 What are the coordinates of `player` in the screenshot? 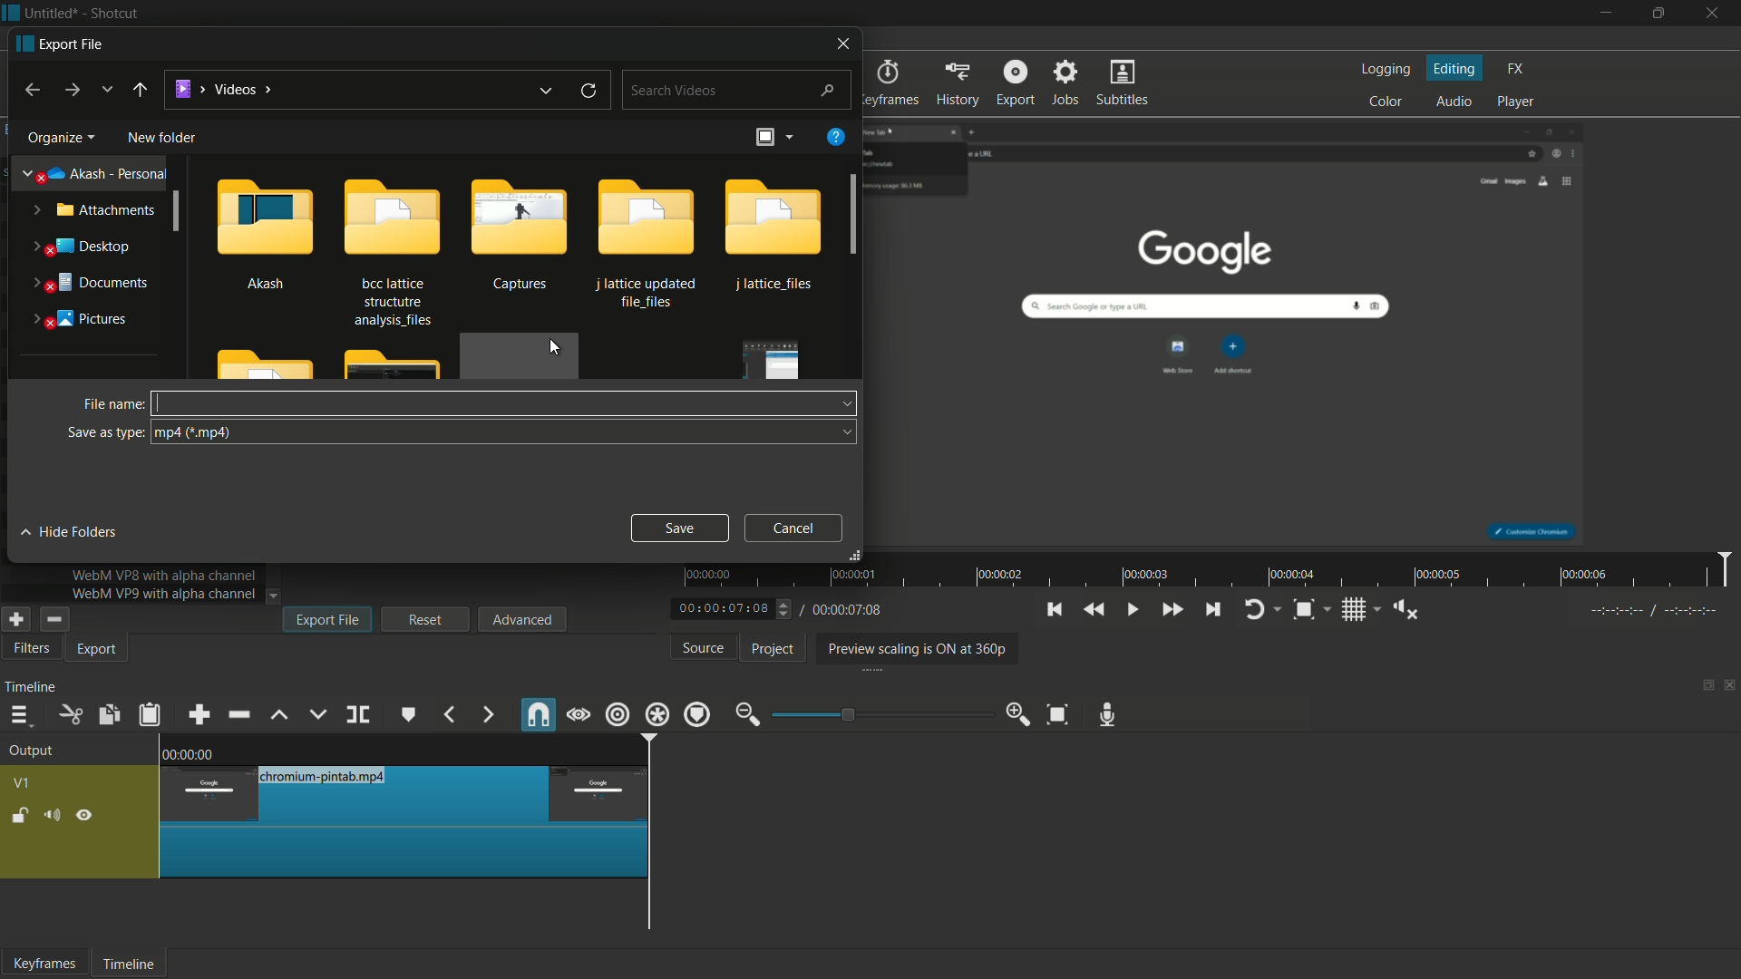 It's located at (1516, 100).